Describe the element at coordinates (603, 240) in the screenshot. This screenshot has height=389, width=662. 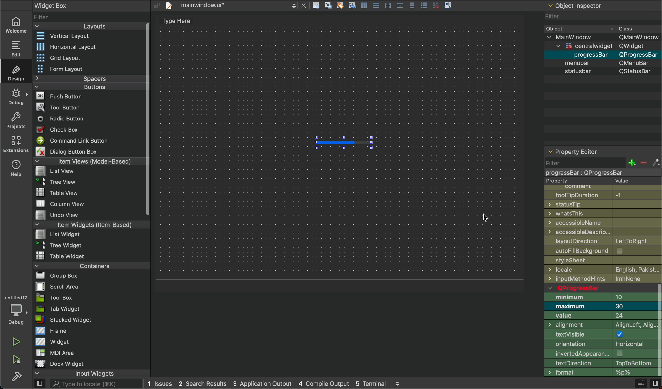
I see `layoutDirection` at that location.